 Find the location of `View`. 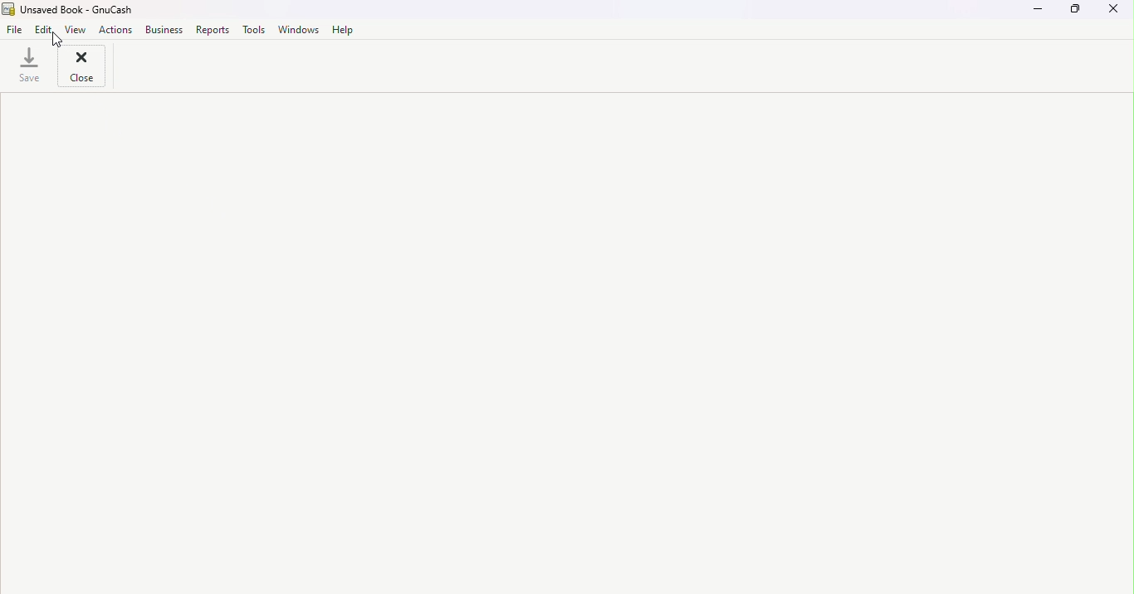

View is located at coordinates (80, 29).